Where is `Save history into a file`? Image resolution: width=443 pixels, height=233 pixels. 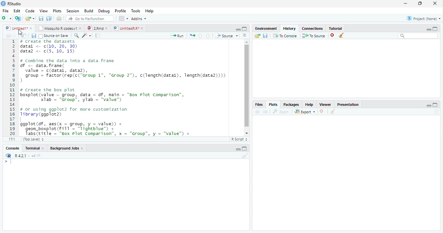
Save history into a file is located at coordinates (266, 36).